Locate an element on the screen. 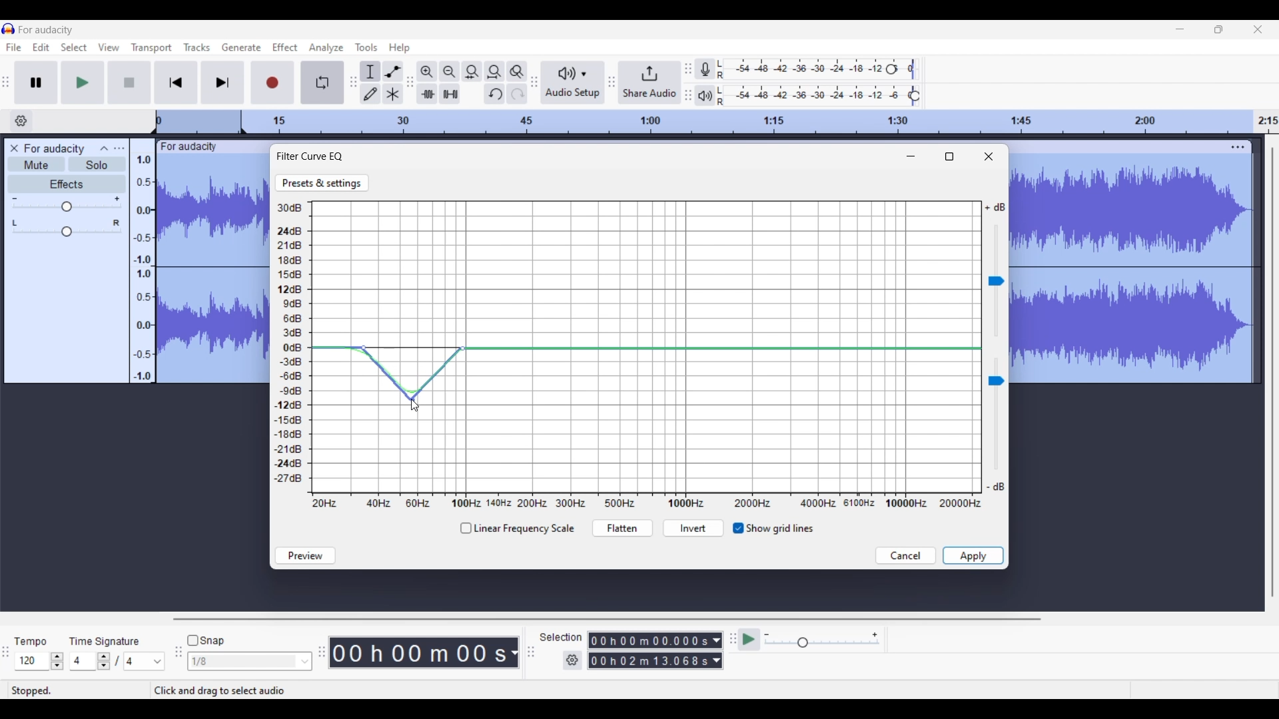 Image resolution: width=1279 pixels, height=719 pixels. Selection tool is located at coordinates (371, 71).